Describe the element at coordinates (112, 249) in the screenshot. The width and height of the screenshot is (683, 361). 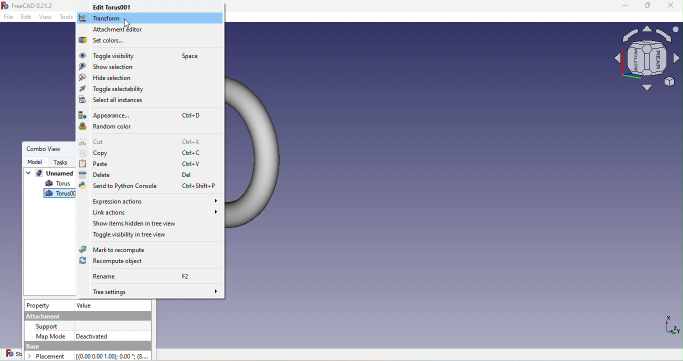
I see `Mark to recompute` at that location.